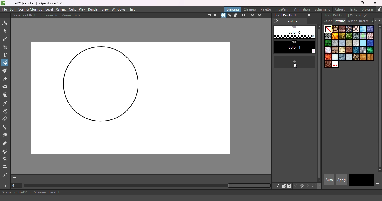 This screenshot has width=382, height=201. I want to click on View, so click(105, 9).